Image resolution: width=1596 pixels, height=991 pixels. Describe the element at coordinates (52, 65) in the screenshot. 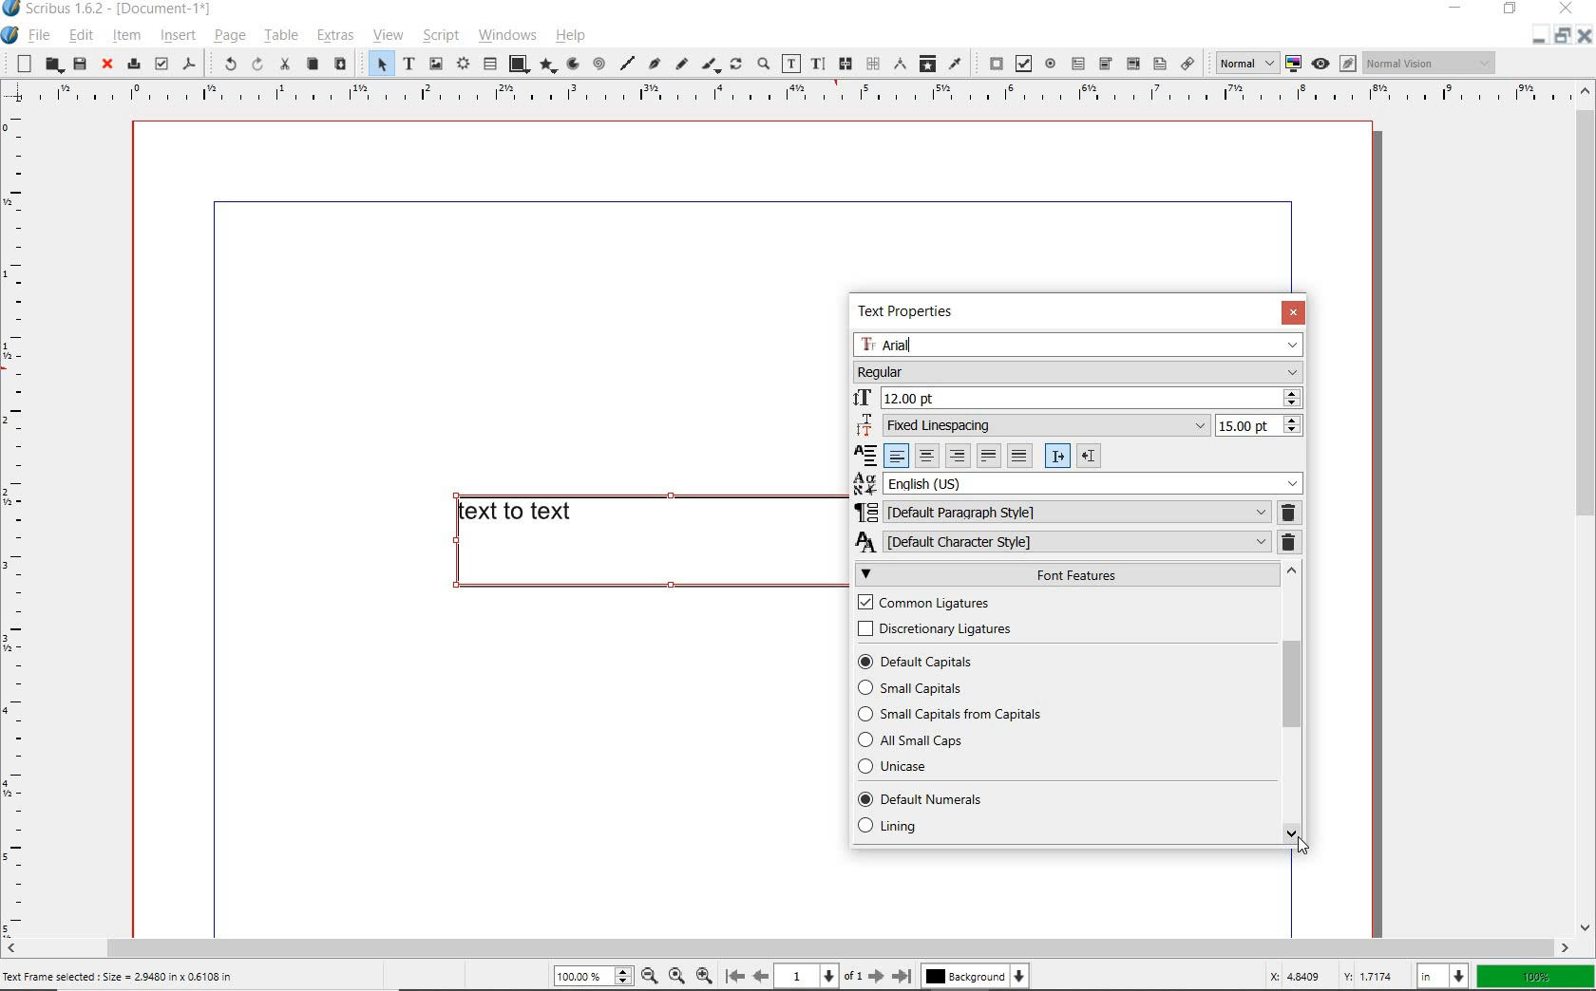

I see `open` at that location.